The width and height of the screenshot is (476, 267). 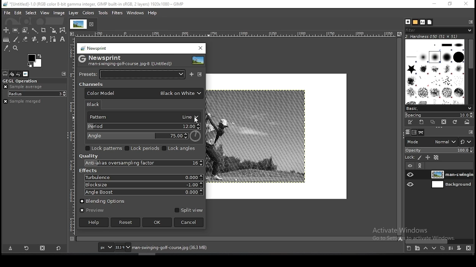 I want to click on radius, so click(x=37, y=94).